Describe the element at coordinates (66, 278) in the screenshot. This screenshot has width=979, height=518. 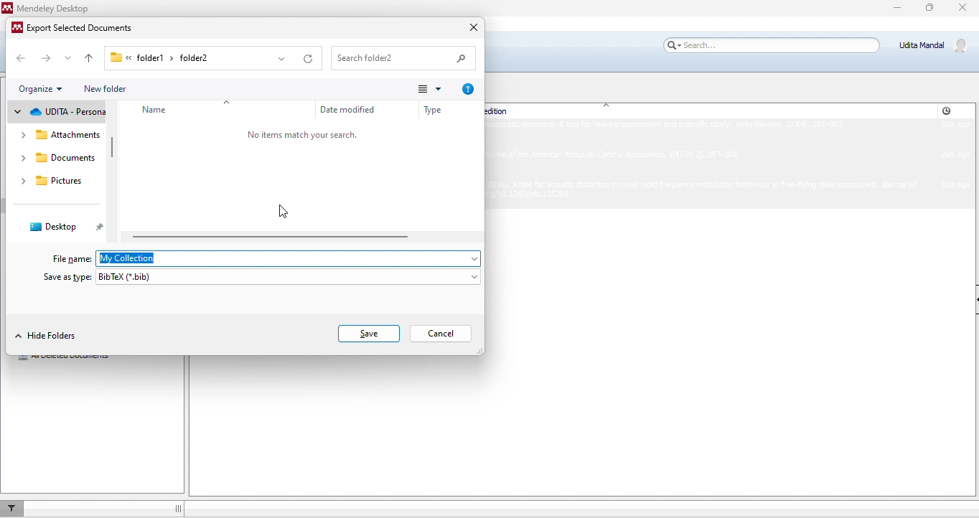
I see `save as type` at that location.